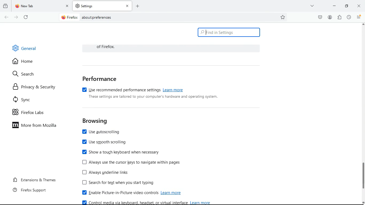 This screenshot has width=365, height=205. I want to click on about:prefernces, so click(96, 17).